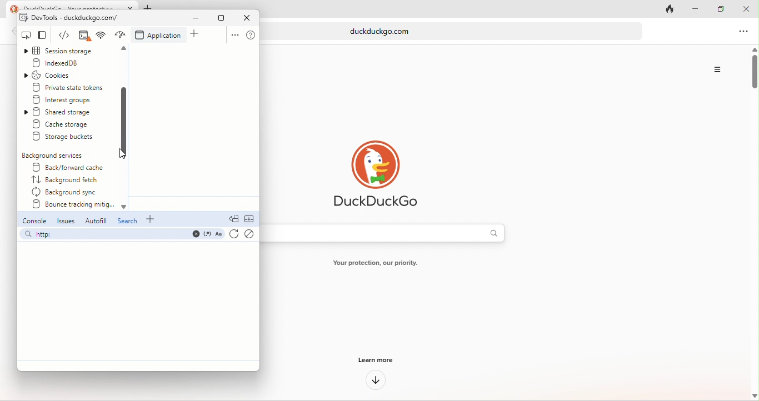 The height and width of the screenshot is (401, 759). Describe the element at coordinates (234, 219) in the screenshot. I see `doc quick view` at that location.